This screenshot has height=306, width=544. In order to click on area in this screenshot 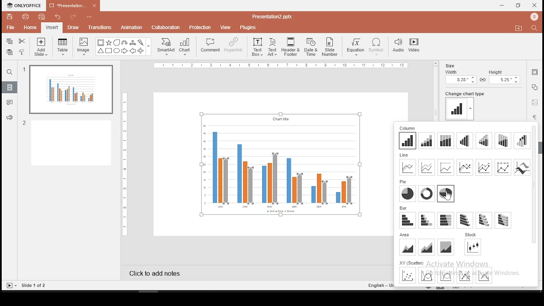, I will do `click(405, 235)`.